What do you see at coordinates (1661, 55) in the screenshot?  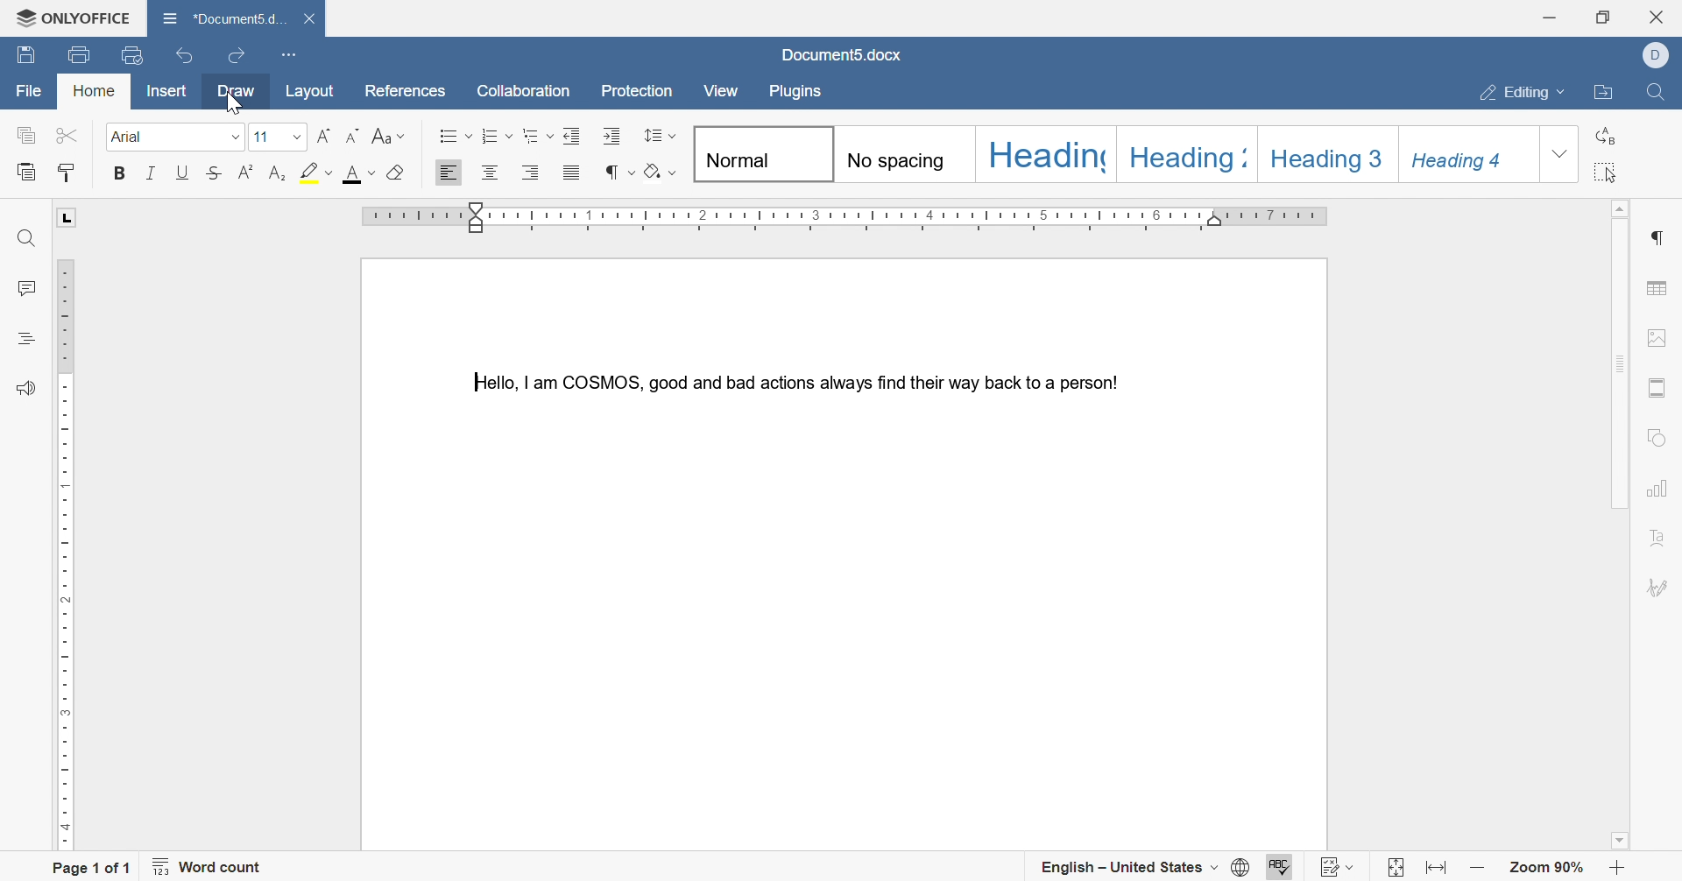 I see `Account` at bounding box center [1661, 55].